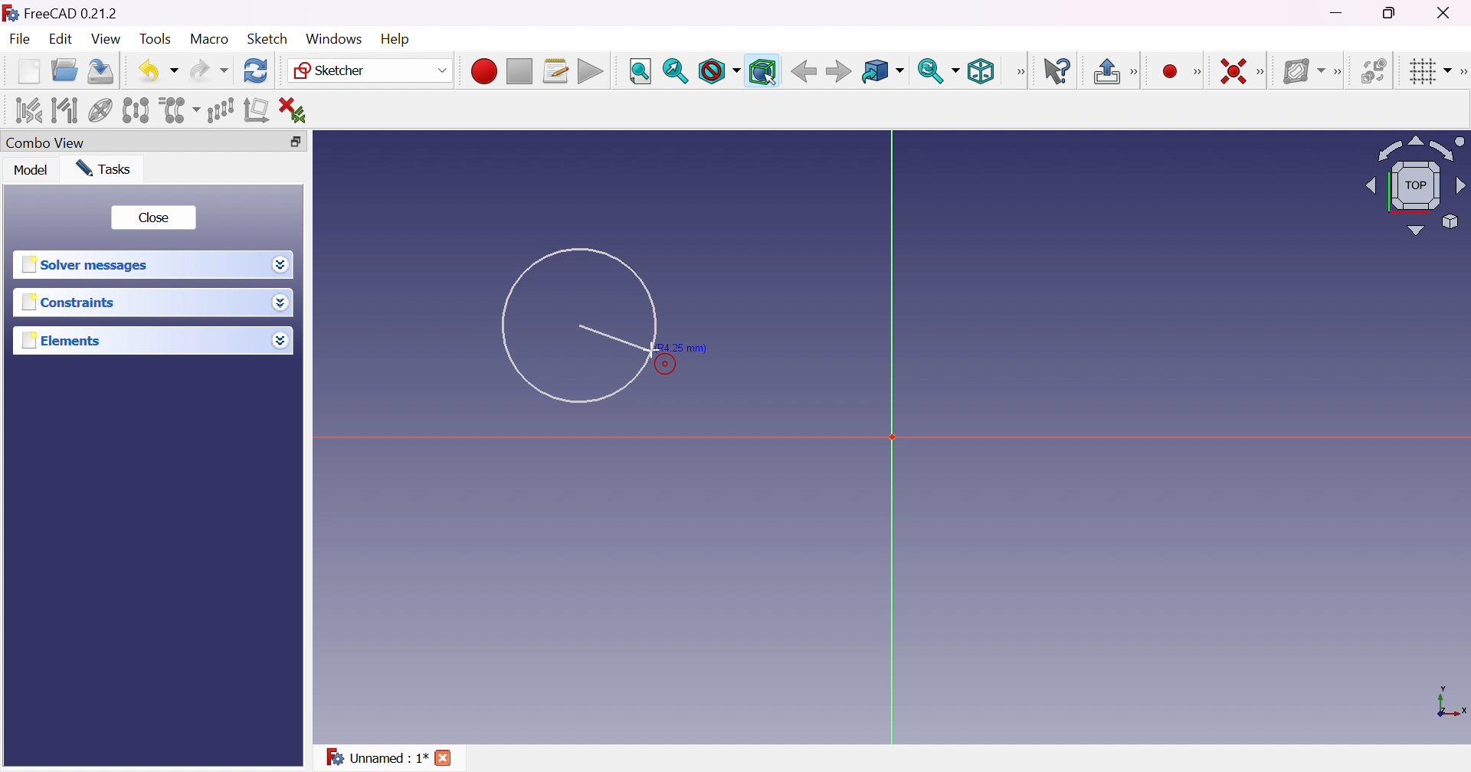 This screenshot has width=1471, height=772. Describe the element at coordinates (209, 70) in the screenshot. I see `Redo` at that location.